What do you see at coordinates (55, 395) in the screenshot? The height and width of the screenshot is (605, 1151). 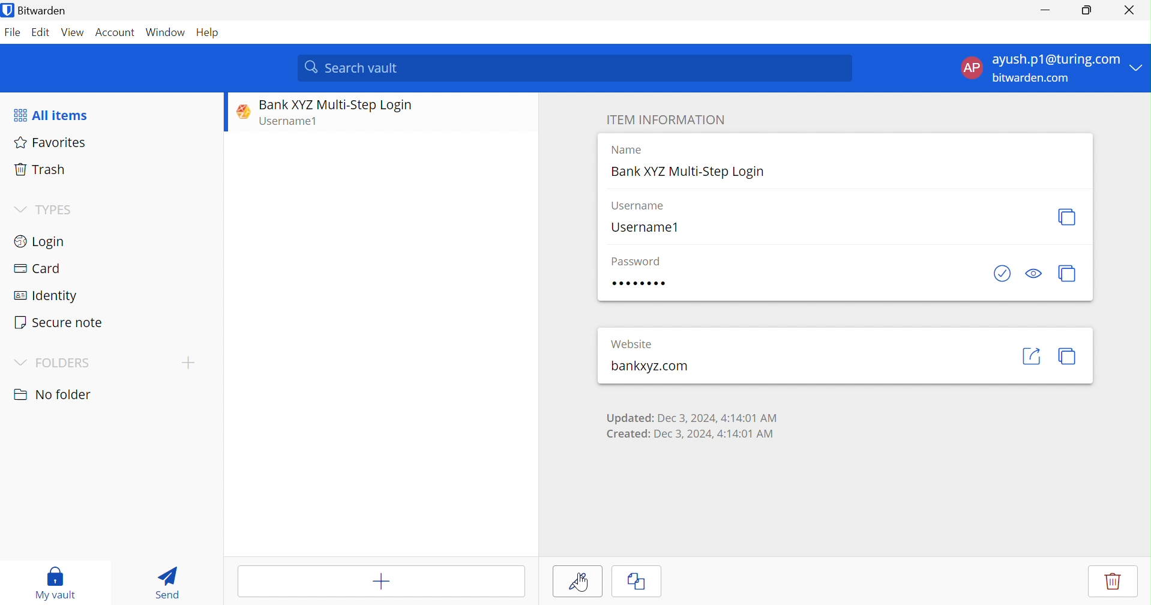 I see `No folder` at bounding box center [55, 395].